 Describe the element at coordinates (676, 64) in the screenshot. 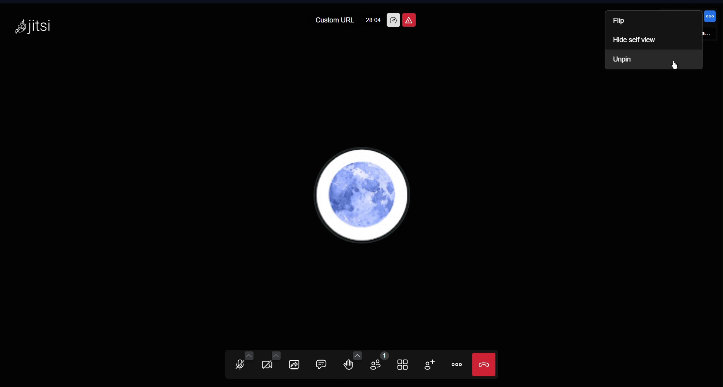

I see `Cursor` at that location.